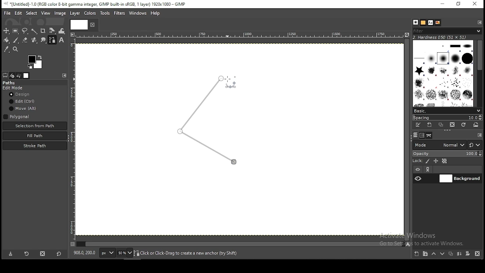  I want to click on fuzzy selection tool, so click(34, 31).